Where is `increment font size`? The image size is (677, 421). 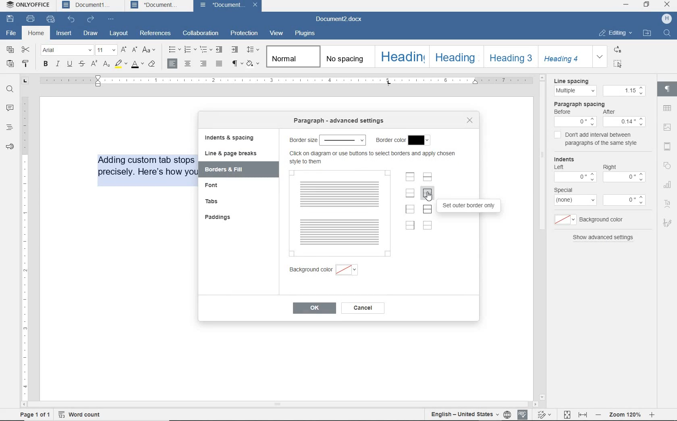
increment font size is located at coordinates (123, 50).